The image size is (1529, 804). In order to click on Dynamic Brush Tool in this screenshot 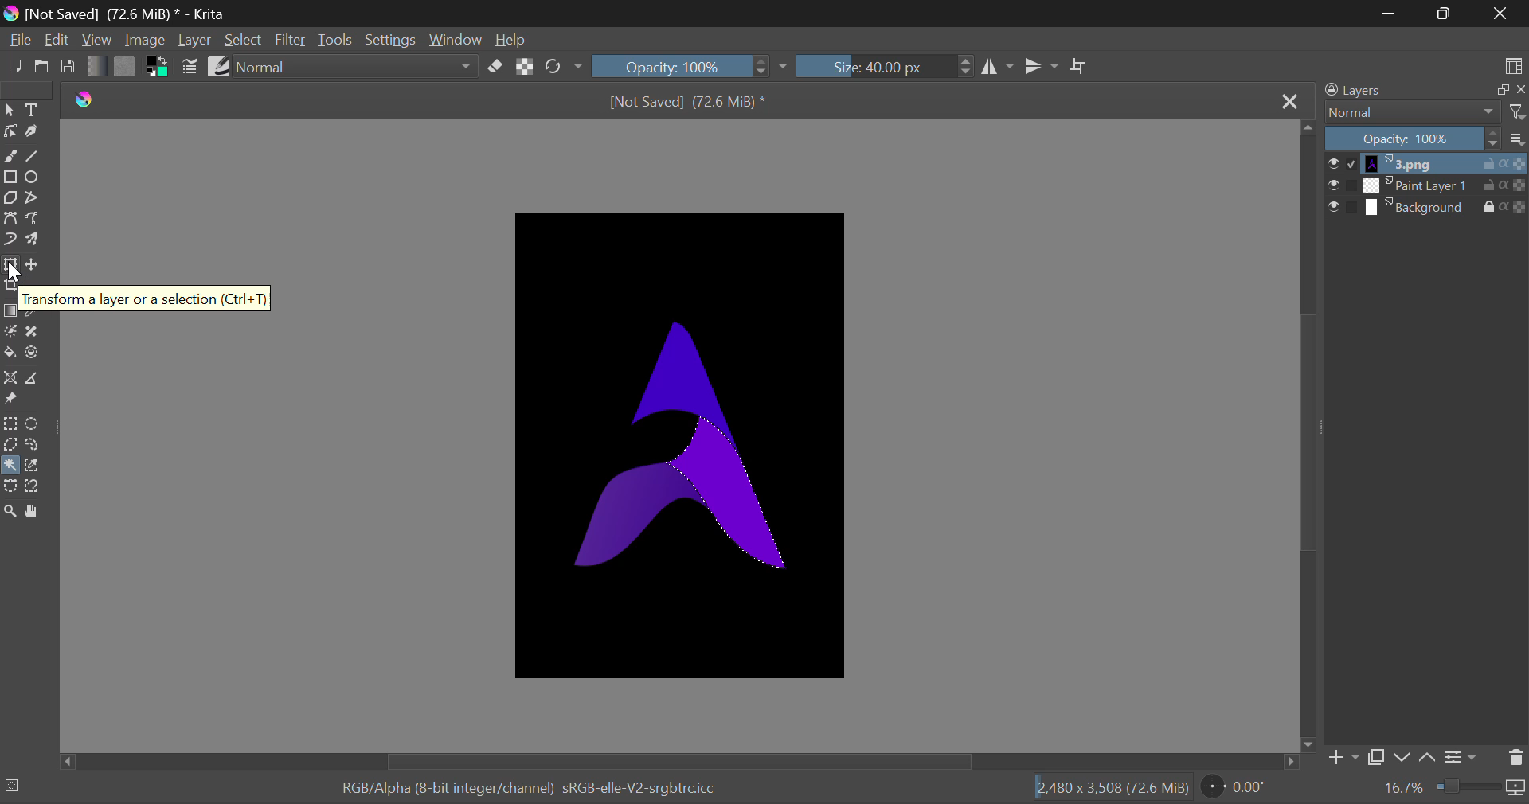, I will do `click(11, 240)`.